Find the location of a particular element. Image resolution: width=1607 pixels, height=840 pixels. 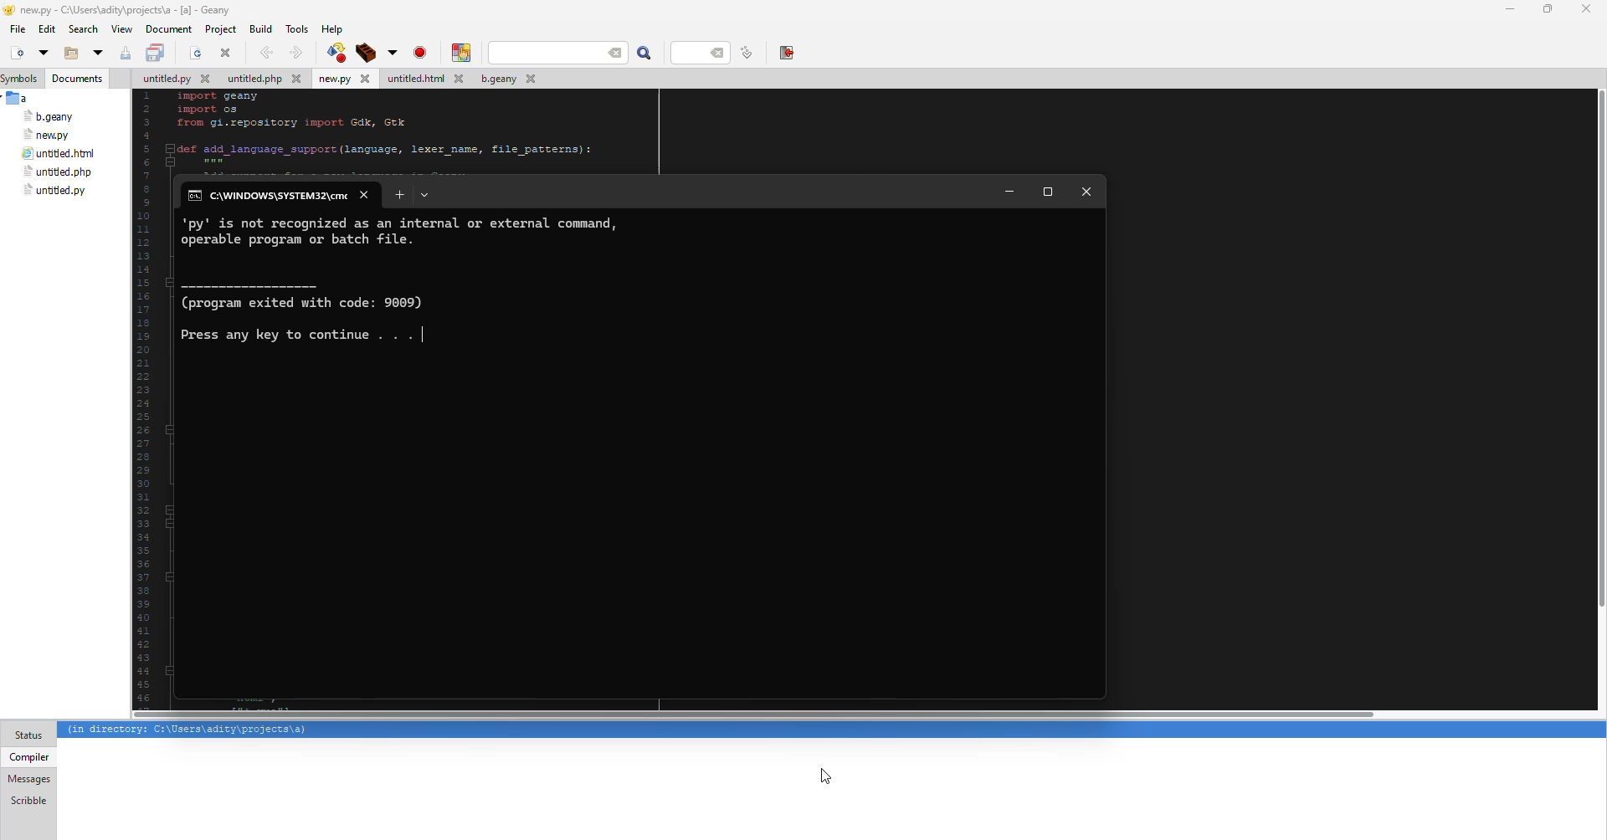

line is located at coordinates (745, 53).